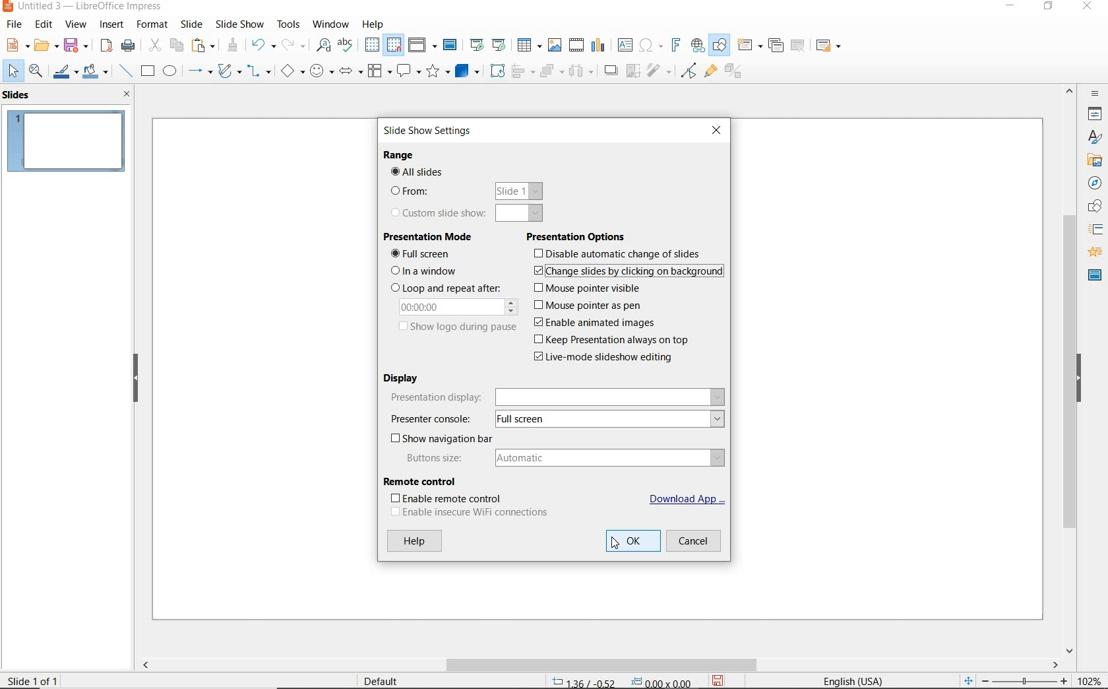 Image resolution: width=1108 pixels, height=689 pixels. What do you see at coordinates (379, 24) in the screenshot?
I see `HELP` at bounding box center [379, 24].